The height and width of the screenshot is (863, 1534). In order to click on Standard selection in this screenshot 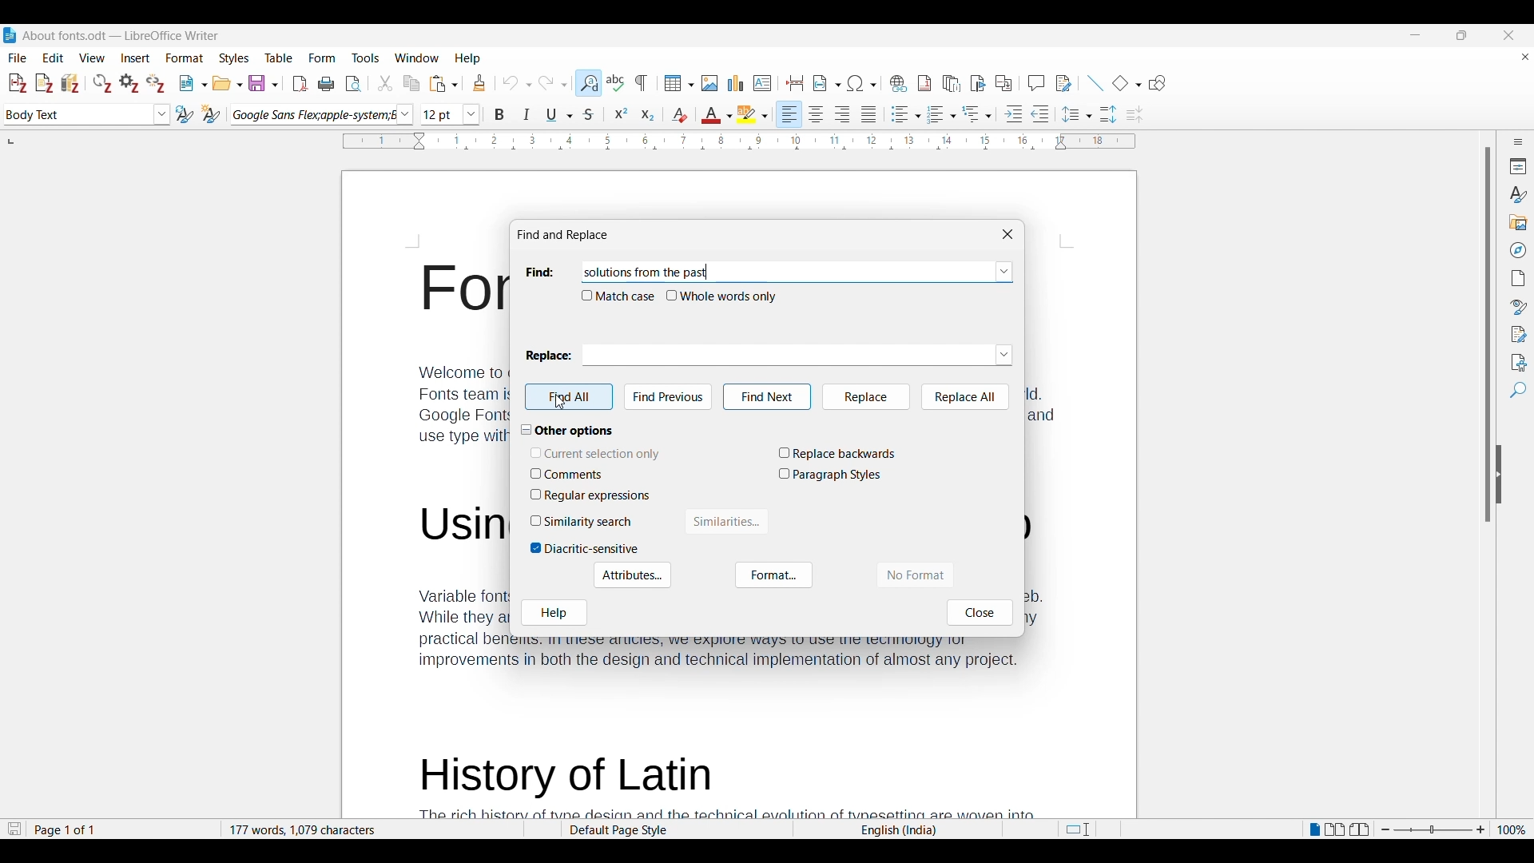, I will do `click(1077, 829)`.